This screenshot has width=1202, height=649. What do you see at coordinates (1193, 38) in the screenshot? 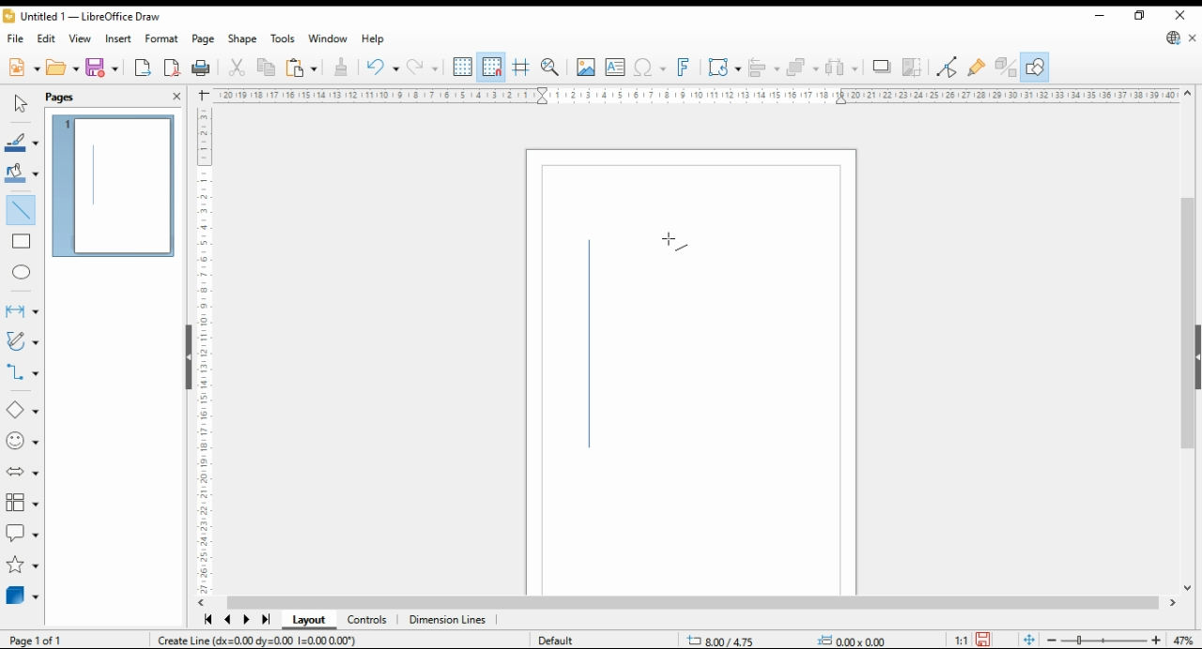
I see `close document` at bounding box center [1193, 38].